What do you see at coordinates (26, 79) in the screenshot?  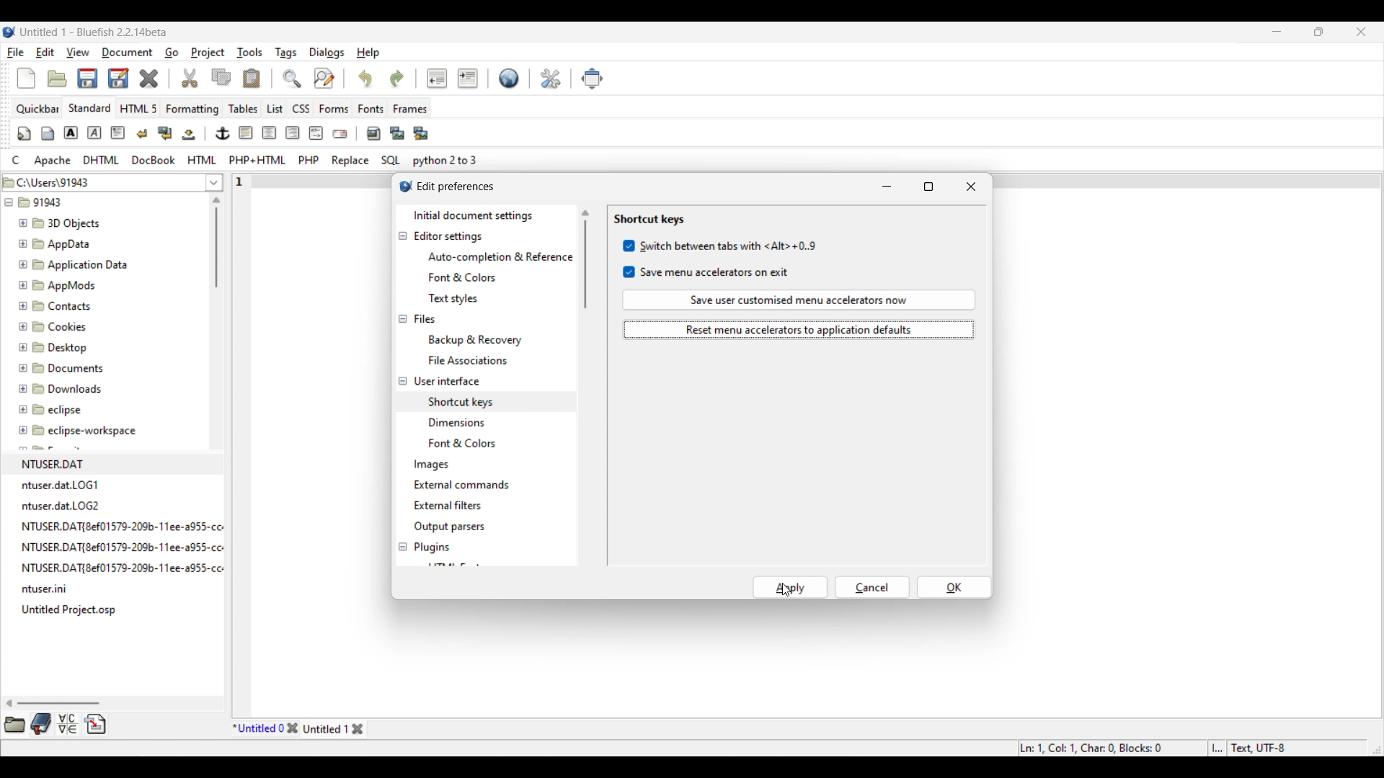 I see `New` at bounding box center [26, 79].